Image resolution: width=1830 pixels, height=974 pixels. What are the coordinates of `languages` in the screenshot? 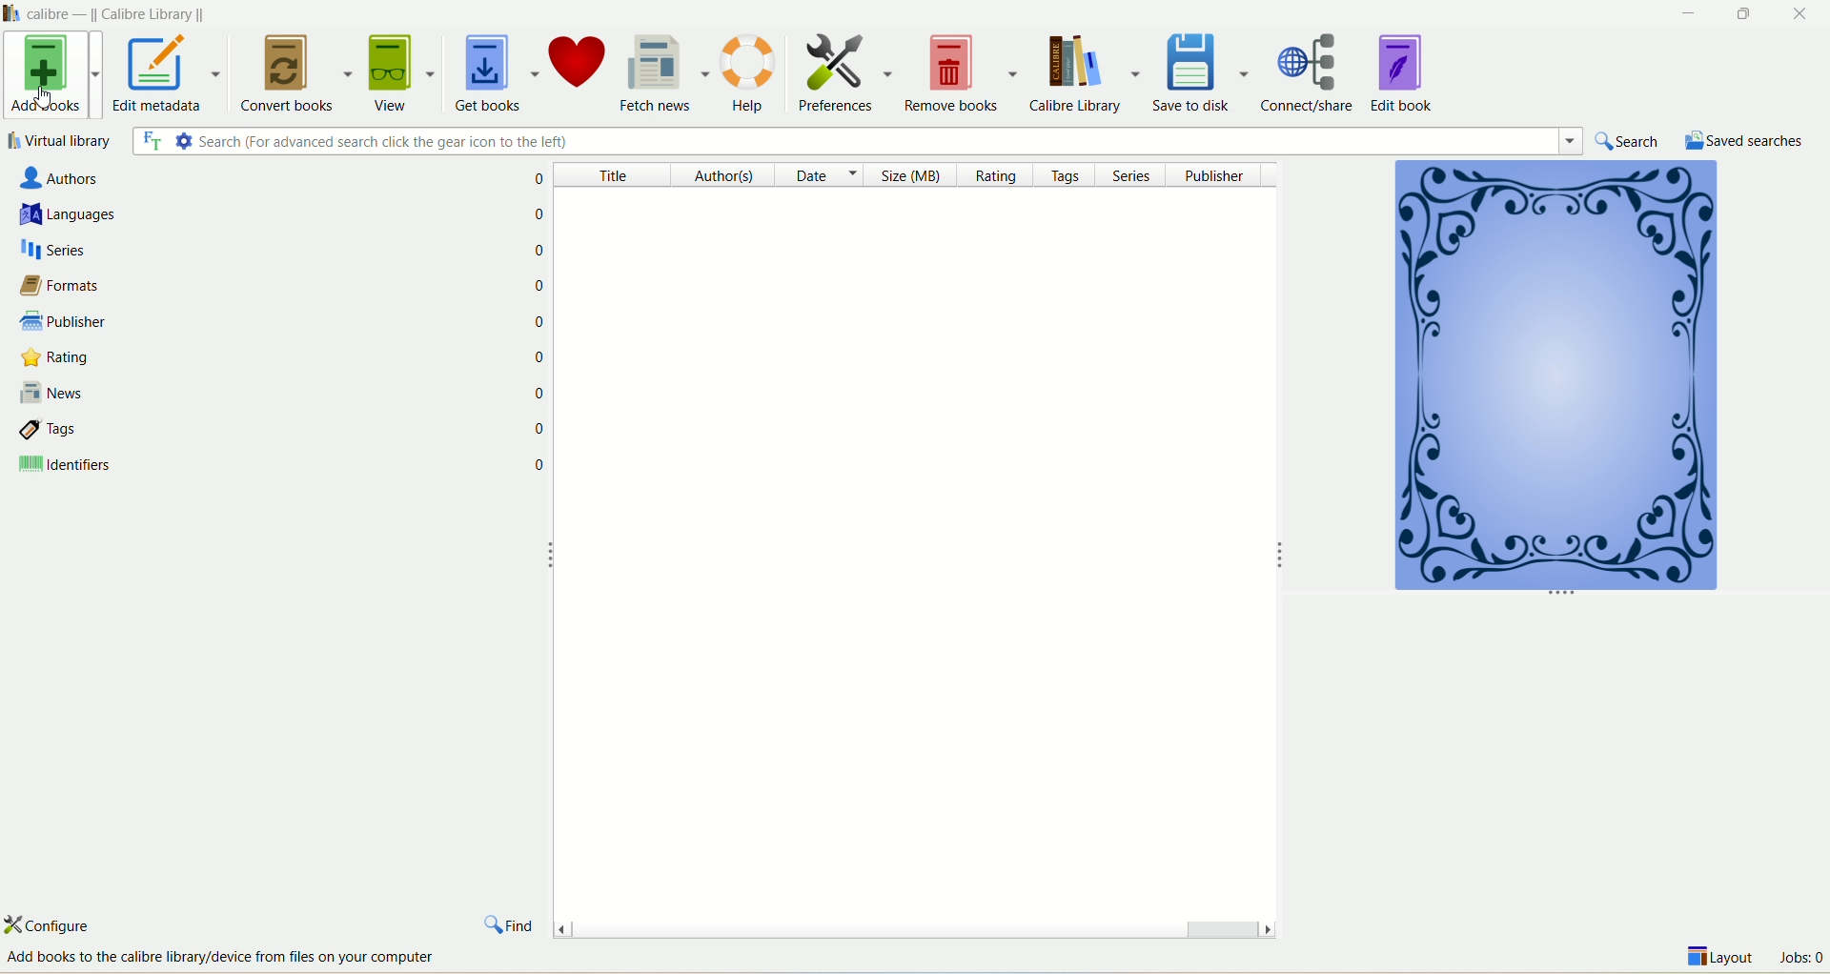 It's located at (242, 215).